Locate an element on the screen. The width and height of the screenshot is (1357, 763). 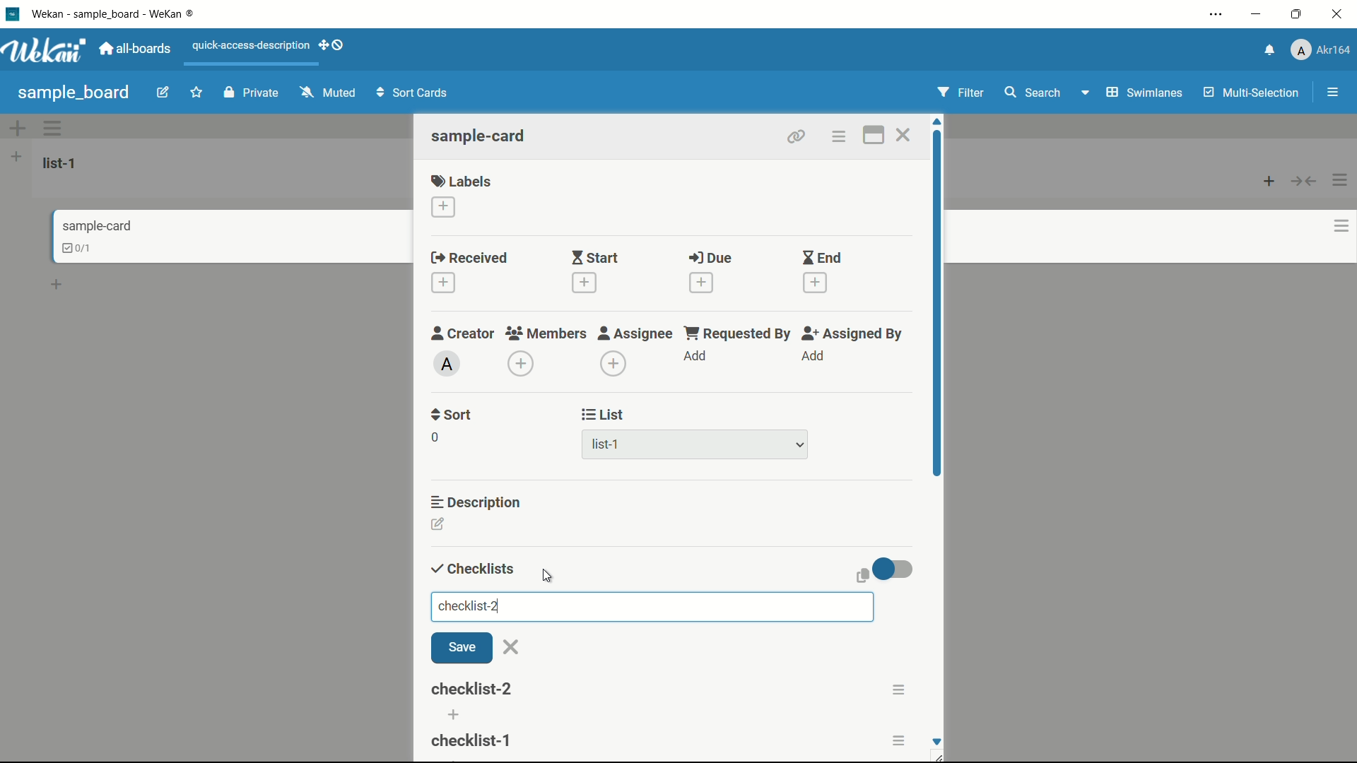
add checklist is located at coordinates (456, 714).